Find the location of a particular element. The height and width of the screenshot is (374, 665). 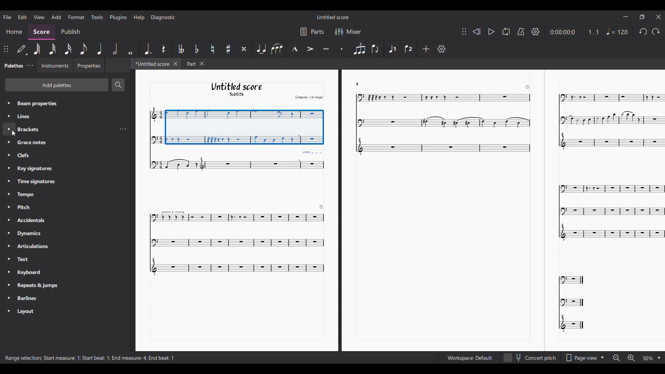

Toggle sharp is located at coordinates (228, 49).